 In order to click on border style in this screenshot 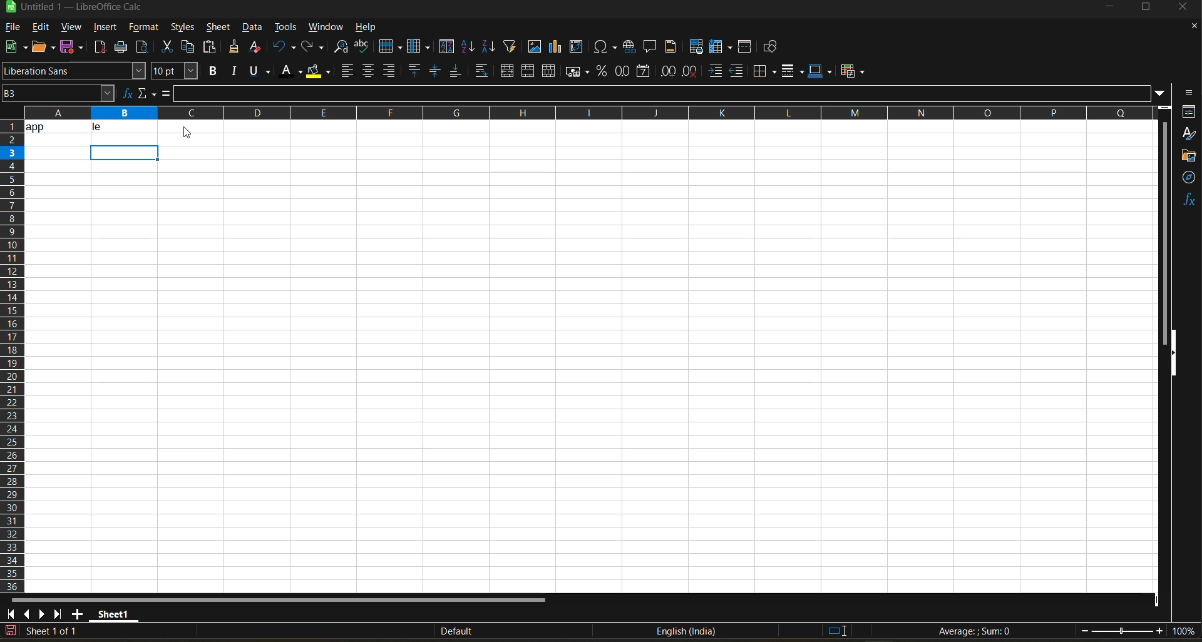, I will do `click(792, 71)`.